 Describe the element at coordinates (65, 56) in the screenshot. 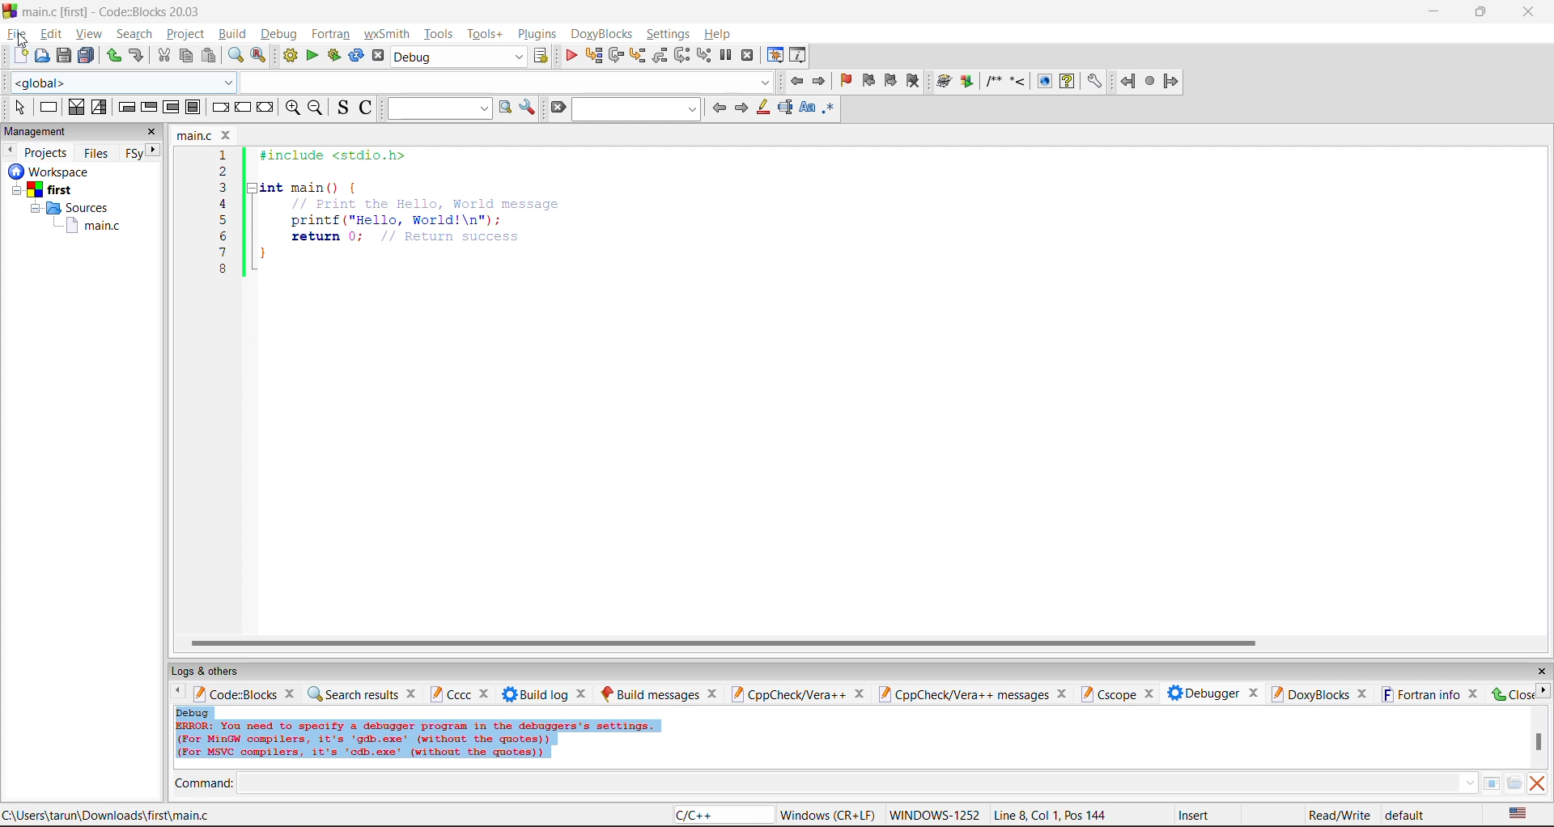

I see `save` at that location.